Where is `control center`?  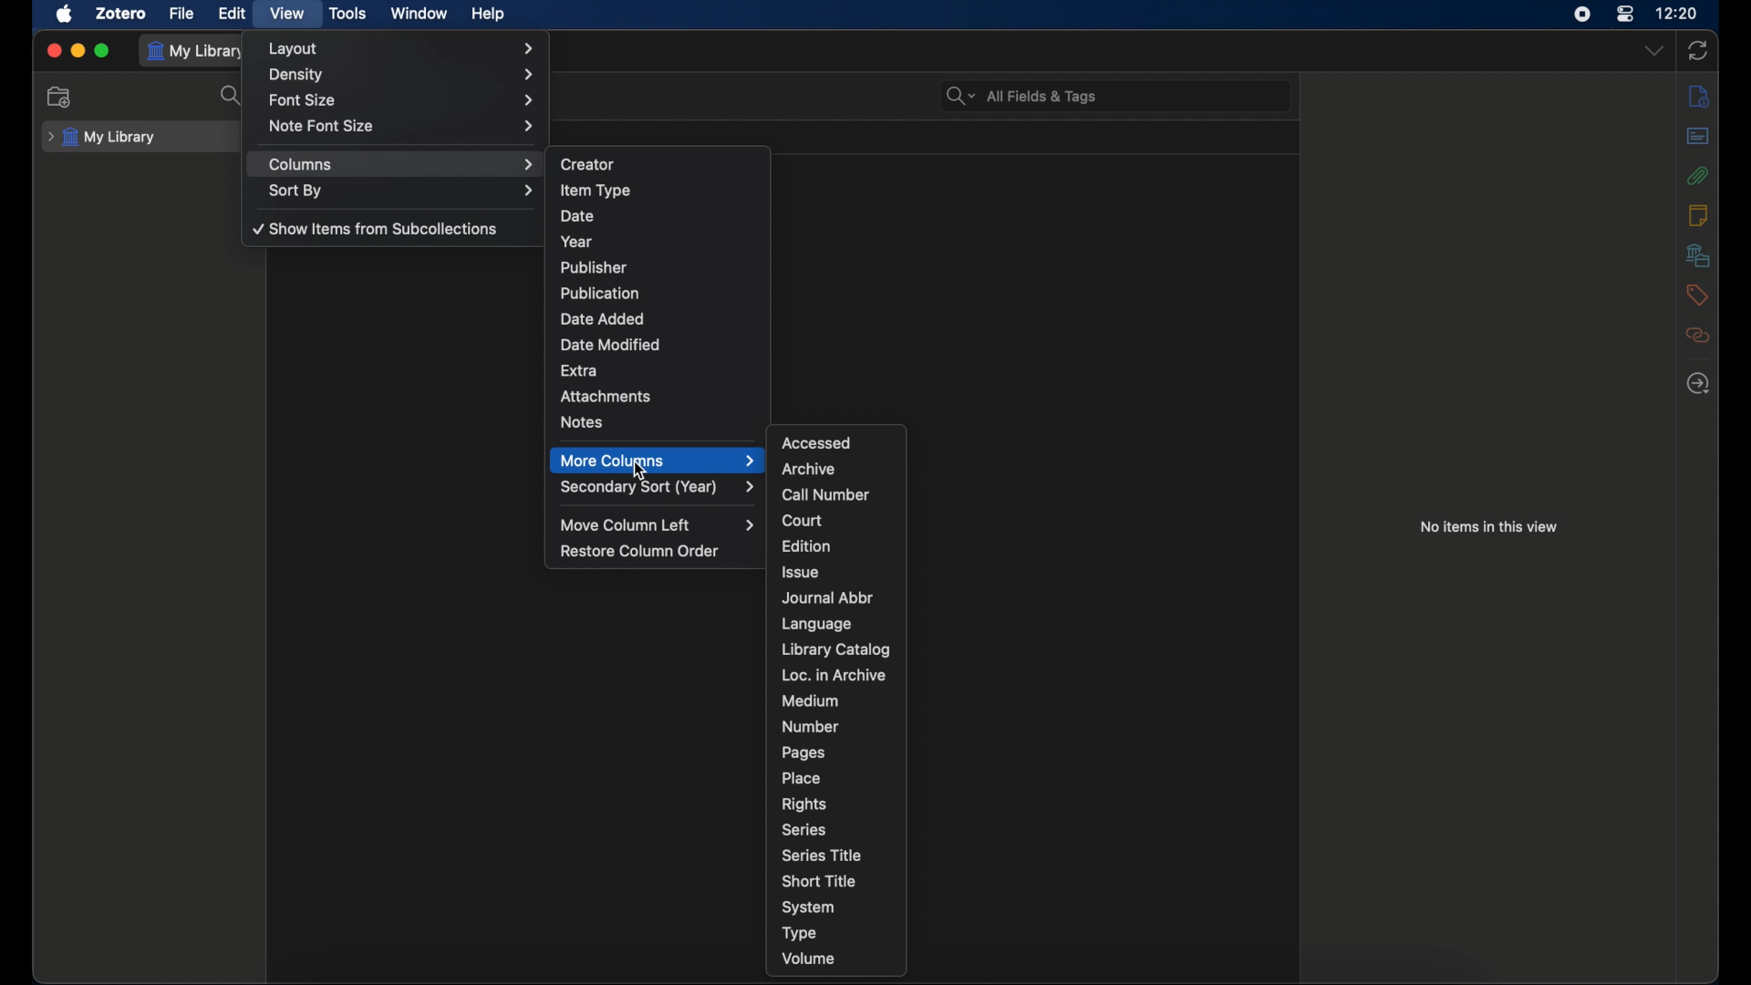
control center is located at coordinates (1626, 13).